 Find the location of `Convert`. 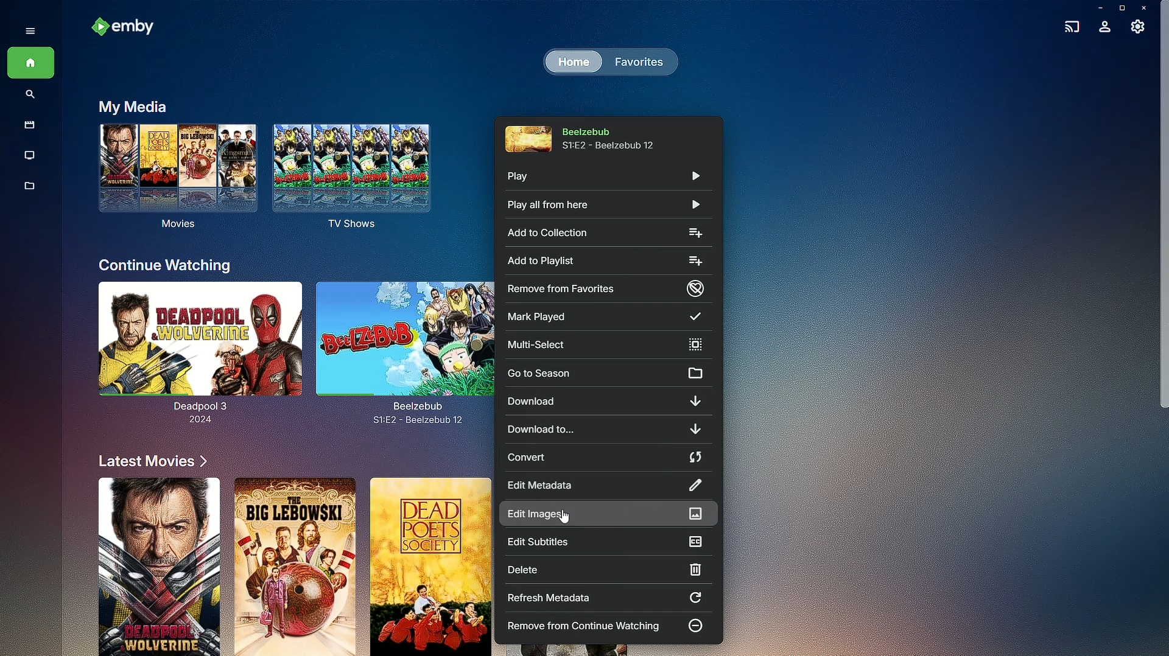

Convert is located at coordinates (607, 459).